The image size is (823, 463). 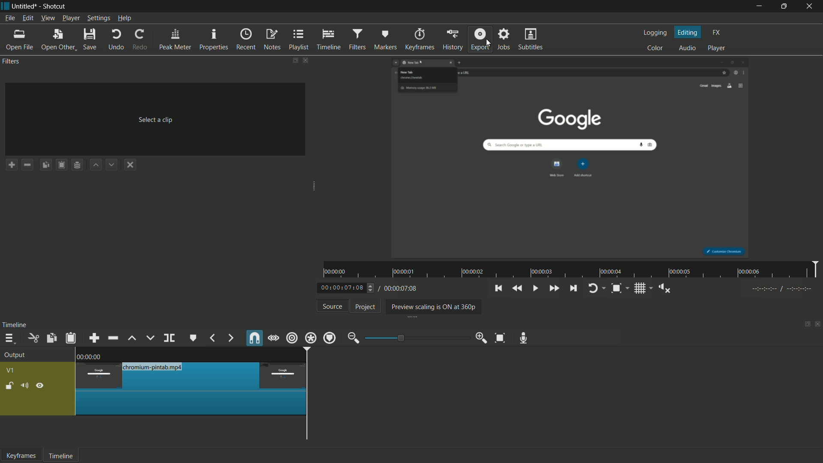 I want to click on player menu, so click(x=72, y=18).